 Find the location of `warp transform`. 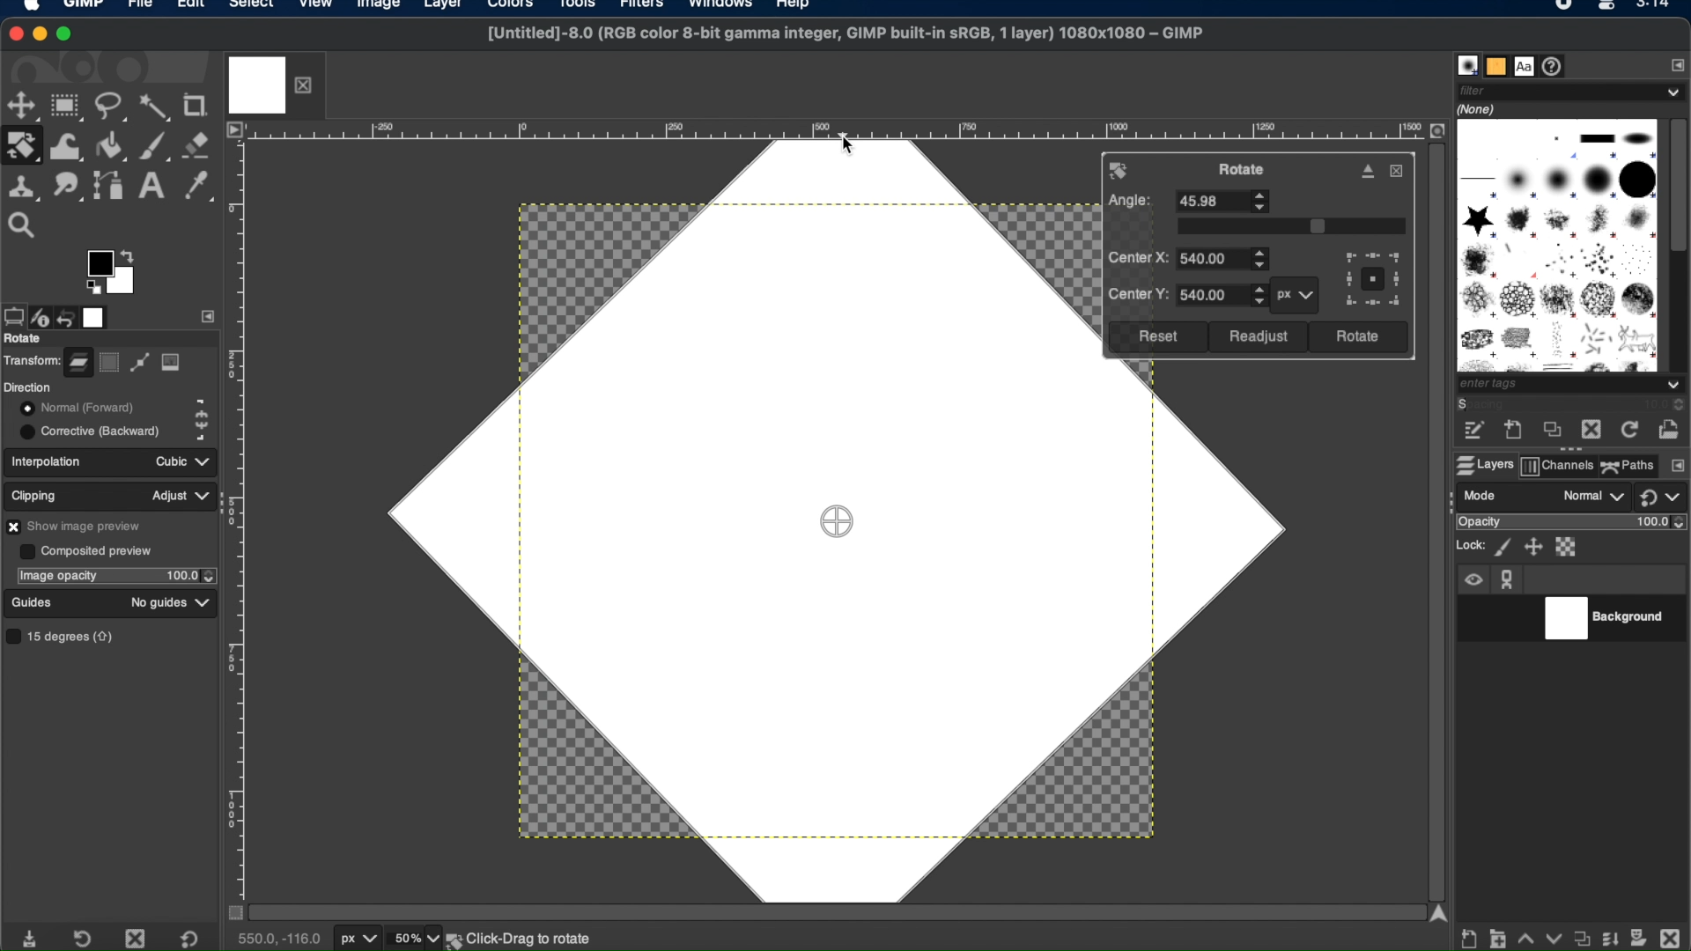

warp transform is located at coordinates (65, 144).